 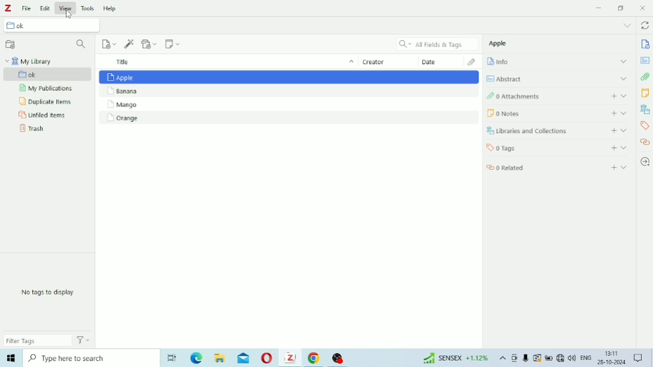 I want to click on Libraries and collections, so click(x=645, y=109).